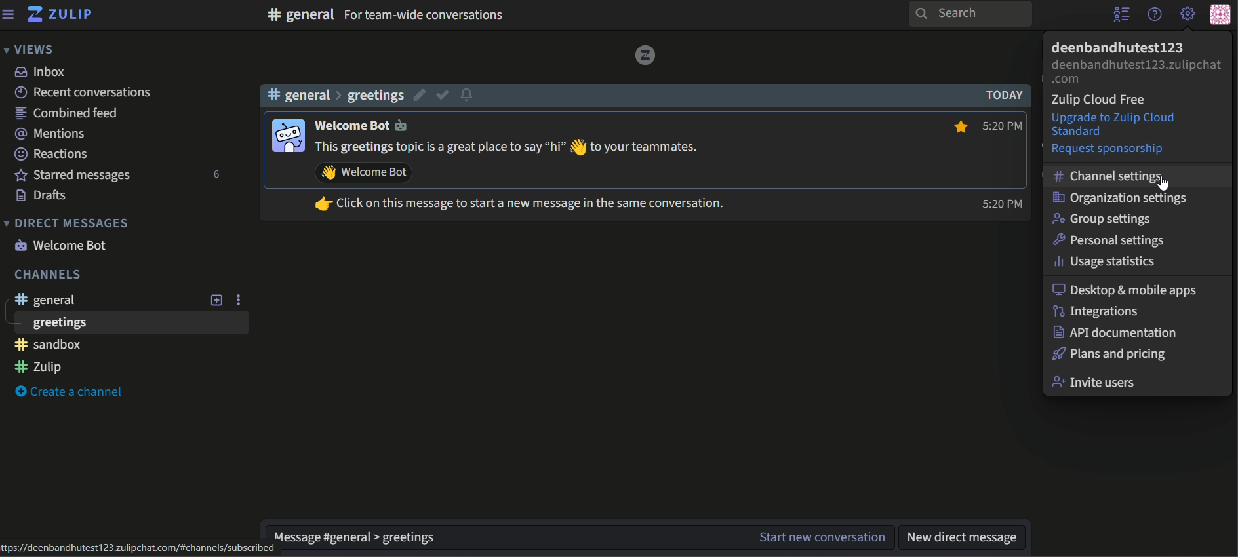  Describe the element at coordinates (1001, 95) in the screenshot. I see `today` at that location.